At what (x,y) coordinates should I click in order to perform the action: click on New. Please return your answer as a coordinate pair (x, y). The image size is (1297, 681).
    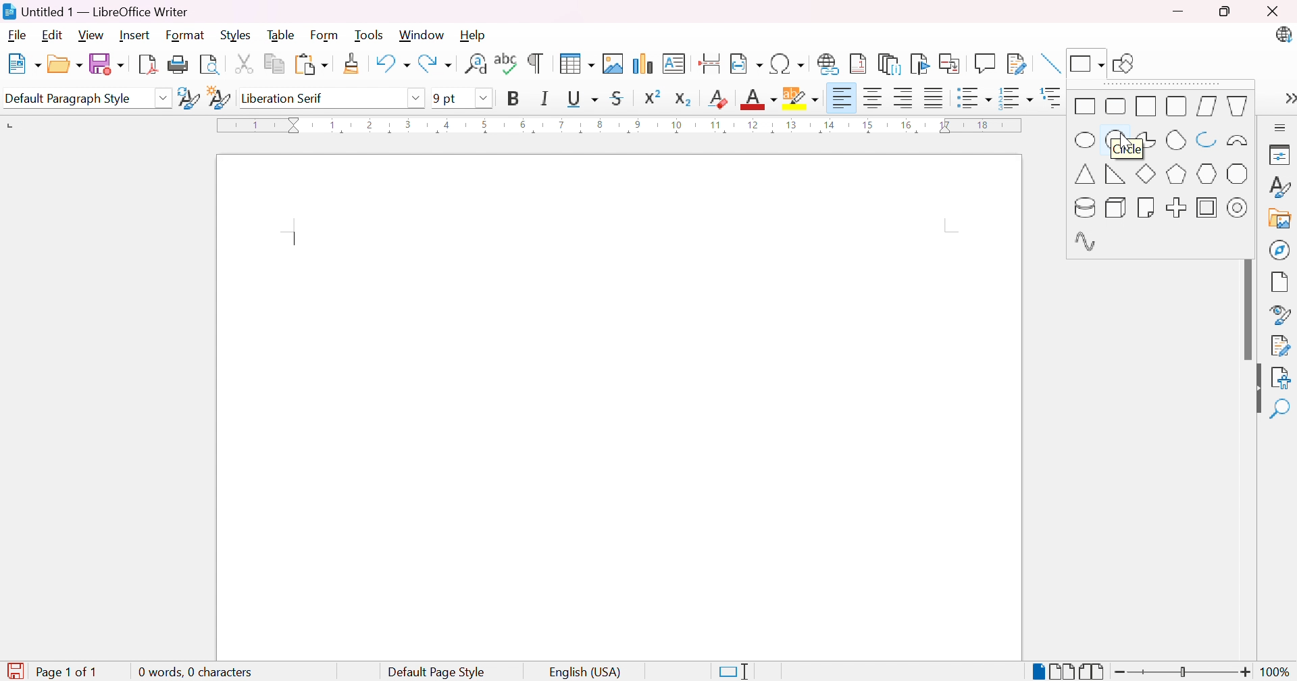
    Looking at the image, I should click on (24, 64).